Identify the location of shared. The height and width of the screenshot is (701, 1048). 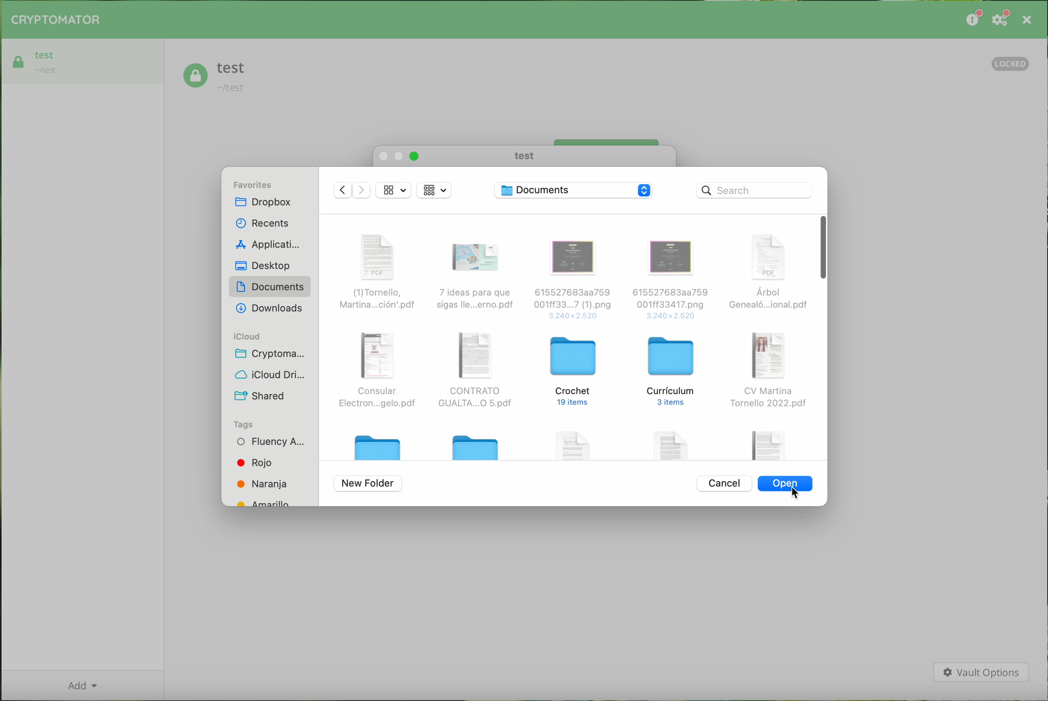
(259, 394).